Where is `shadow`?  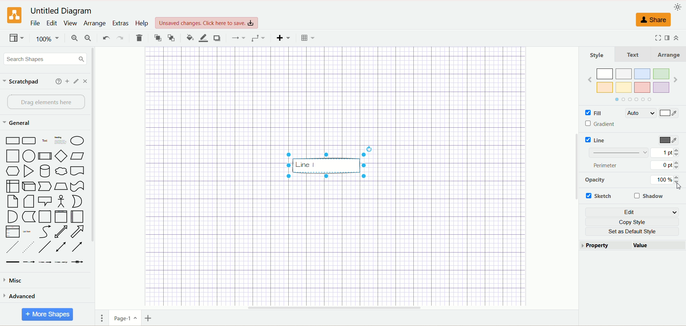 shadow is located at coordinates (217, 38).